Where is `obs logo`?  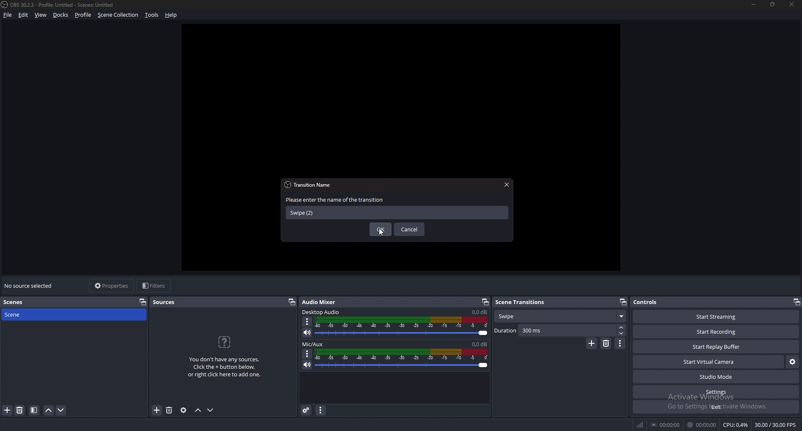
obs logo is located at coordinates (5, 5).